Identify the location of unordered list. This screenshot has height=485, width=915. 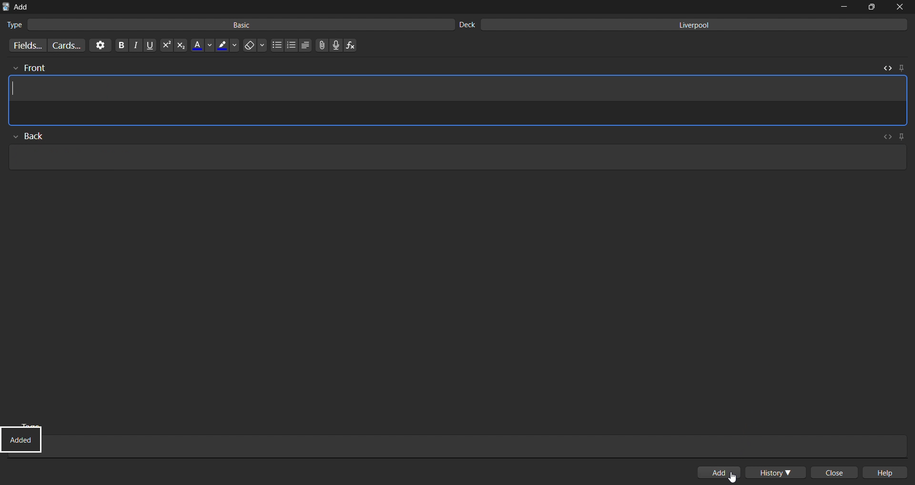
(276, 46).